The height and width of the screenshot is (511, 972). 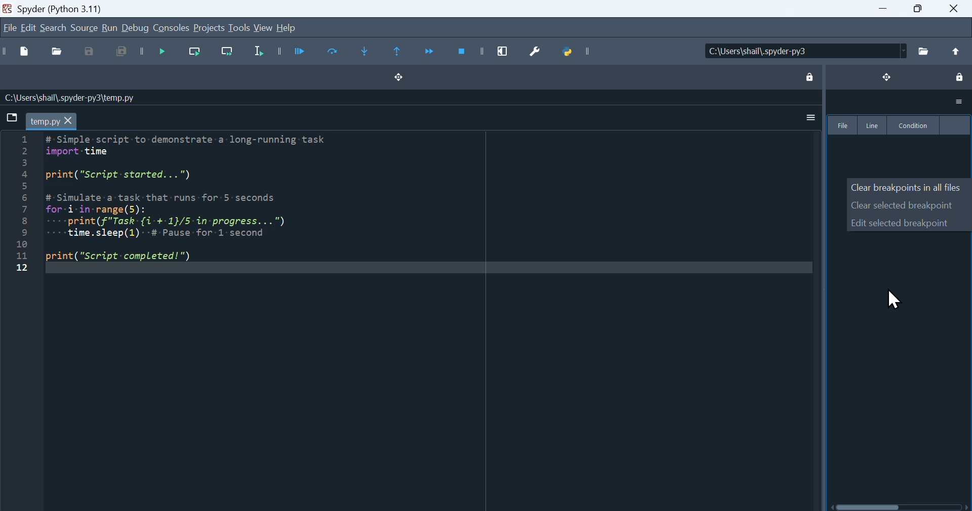 I want to click on File, so click(x=843, y=125).